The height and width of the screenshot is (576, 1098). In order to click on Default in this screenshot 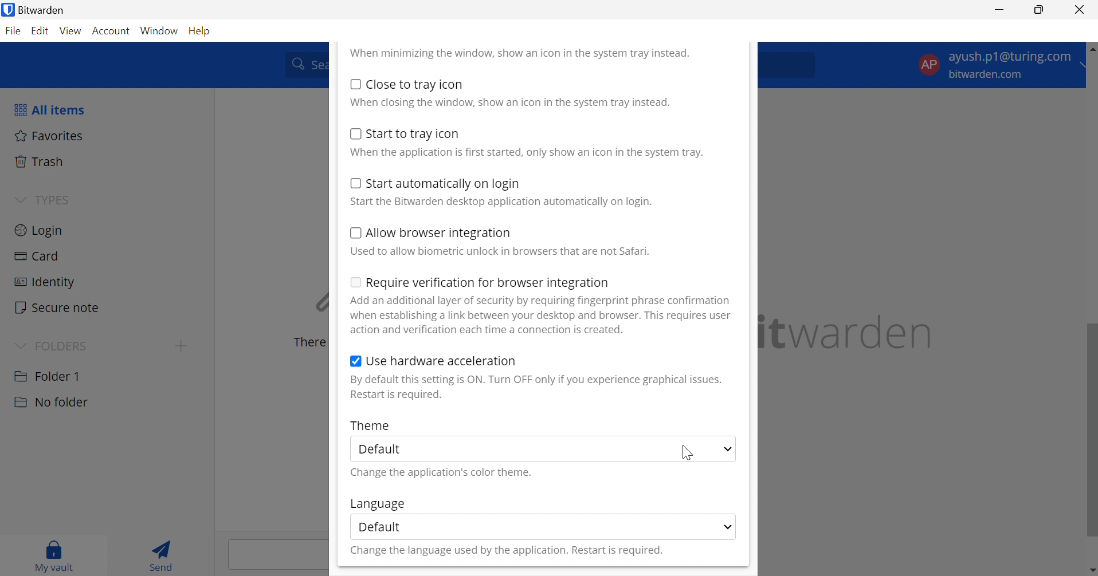, I will do `click(385, 449)`.